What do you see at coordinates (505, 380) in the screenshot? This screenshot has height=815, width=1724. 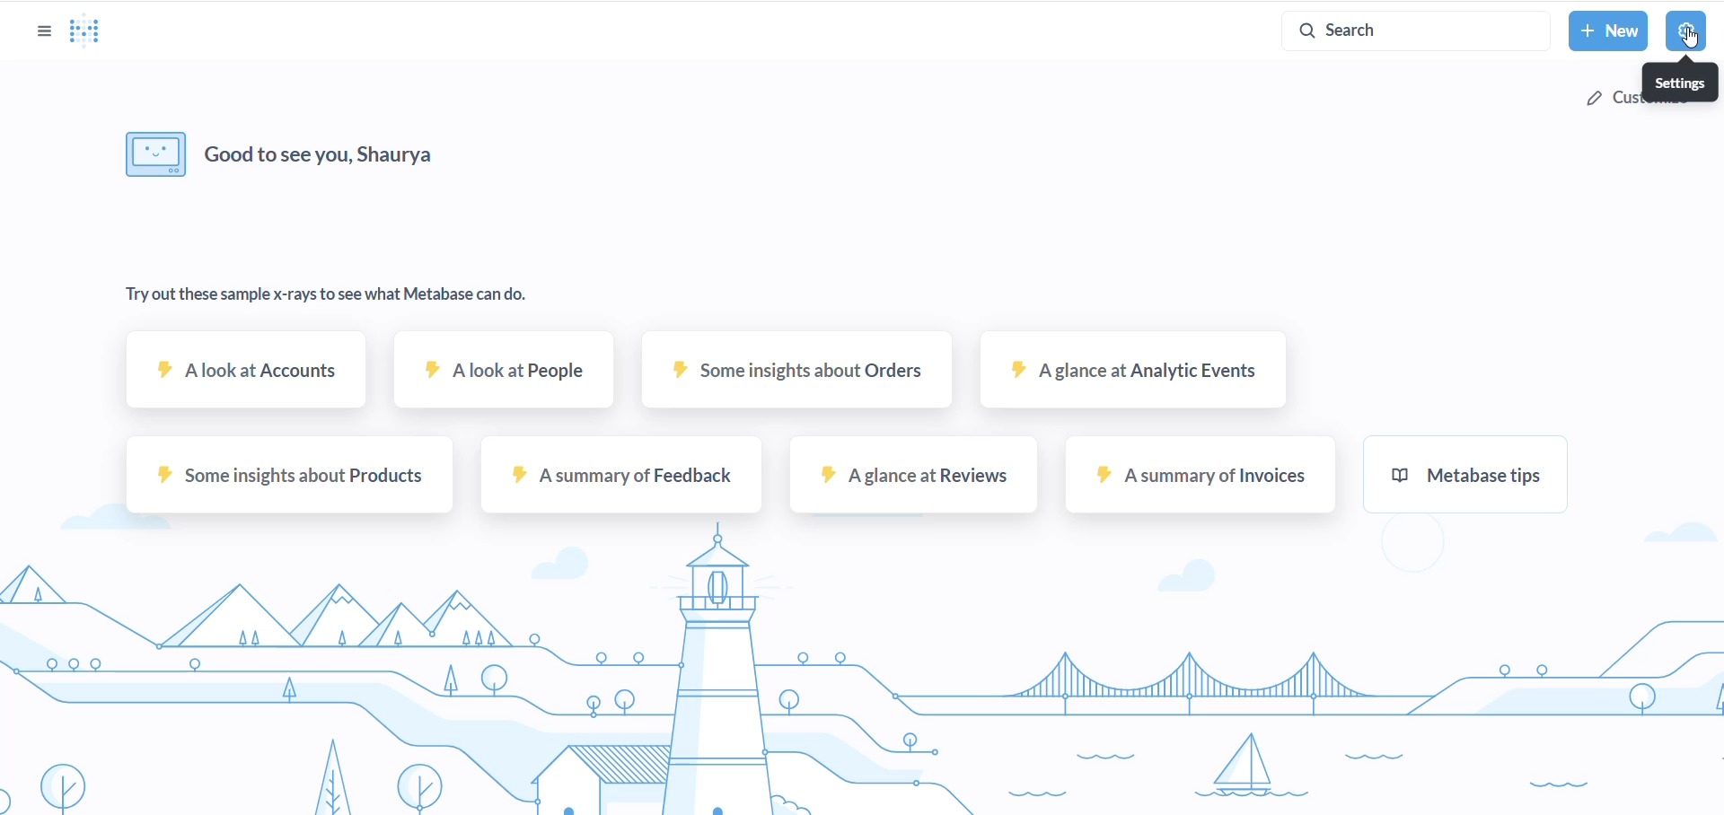 I see `A look at people` at bounding box center [505, 380].